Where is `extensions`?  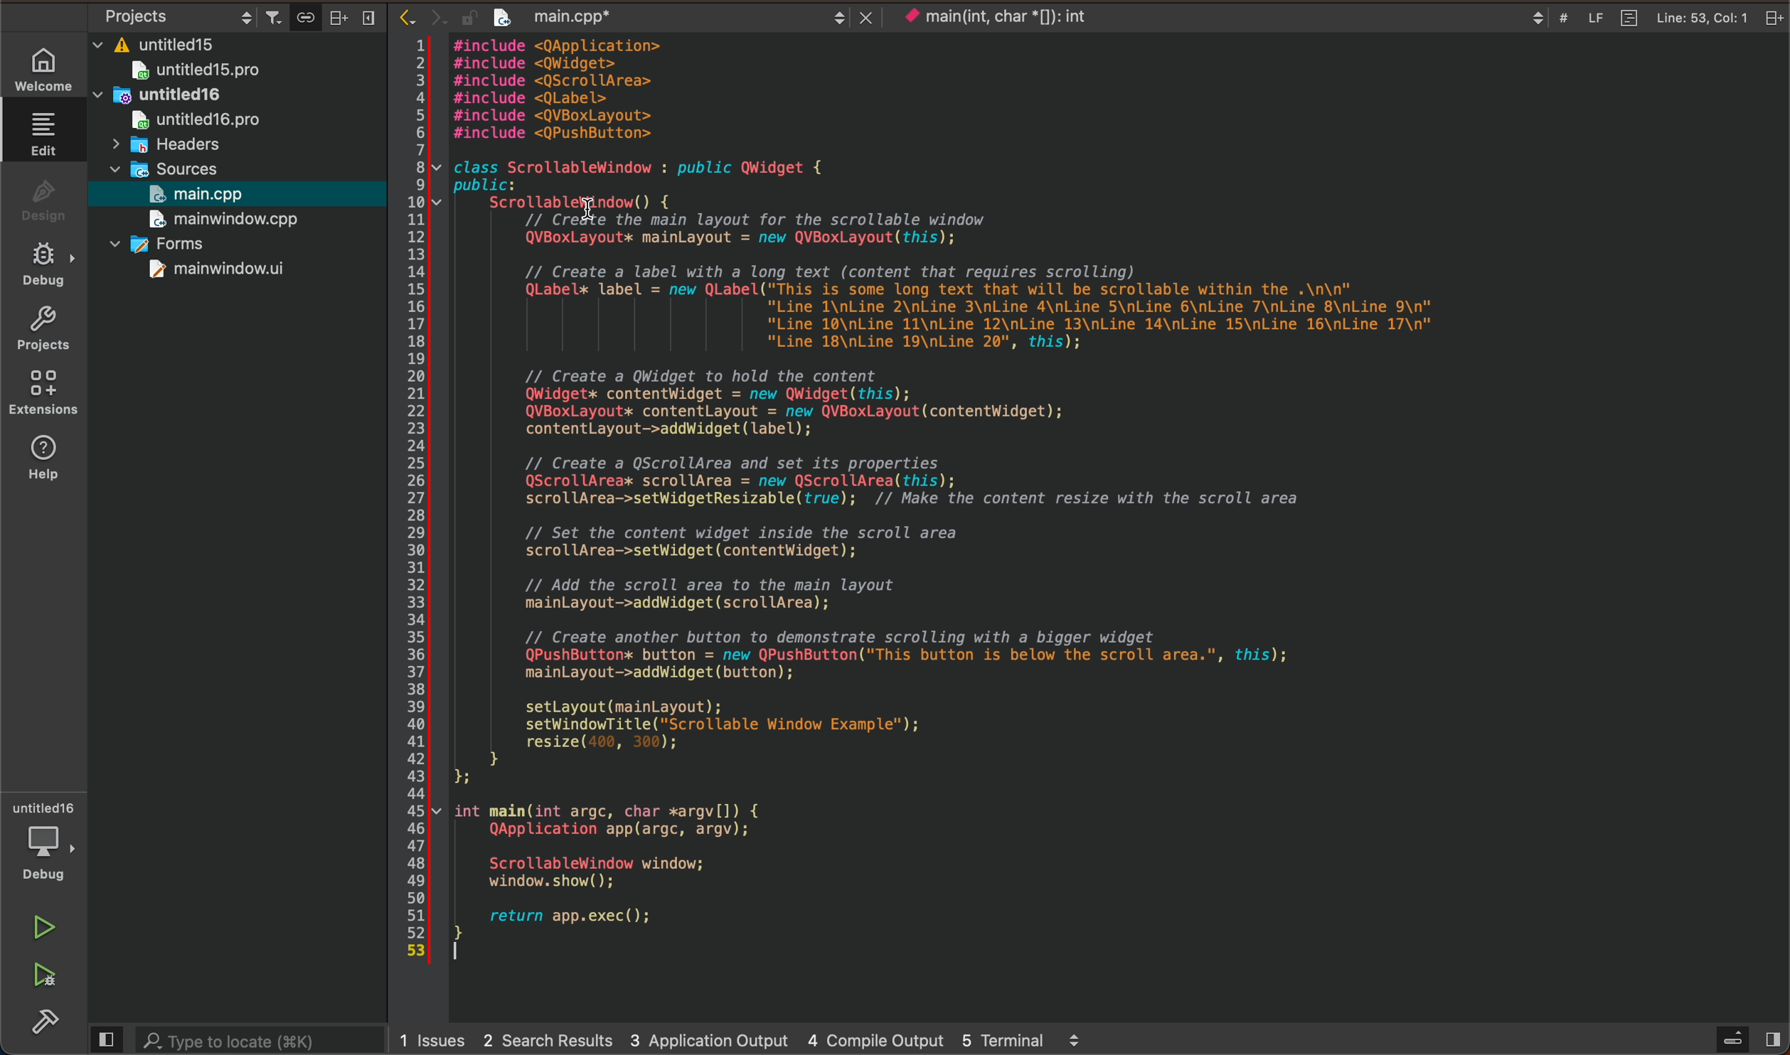 extensions is located at coordinates (44, 392).